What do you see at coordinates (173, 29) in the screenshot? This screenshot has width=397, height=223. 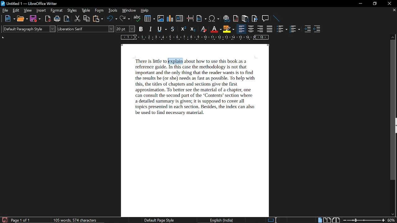 I see `strikethrough` at bounding box center [173, 29].